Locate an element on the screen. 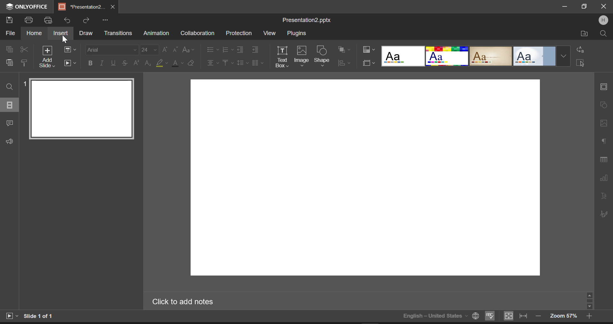 The width and height of the screenshot is (613, 324). Find is located at coordinates (10, 86).